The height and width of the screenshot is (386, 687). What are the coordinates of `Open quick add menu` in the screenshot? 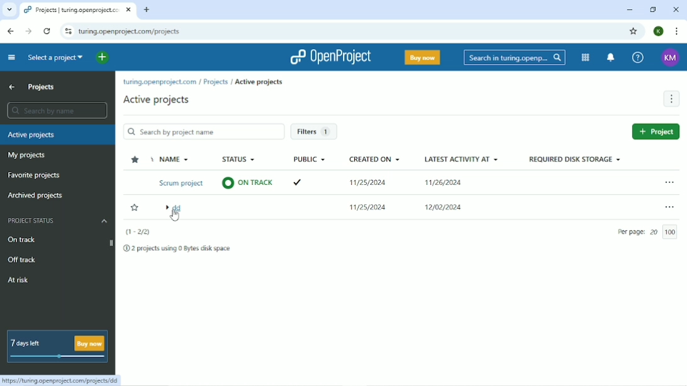 It's located at (102, 58).